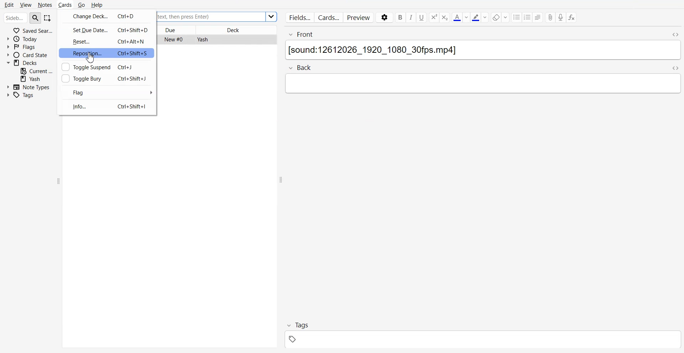  What do you see at coordinates (30, 47) in the screenshot?
I see `Flags` at bounding box center [30, 47].